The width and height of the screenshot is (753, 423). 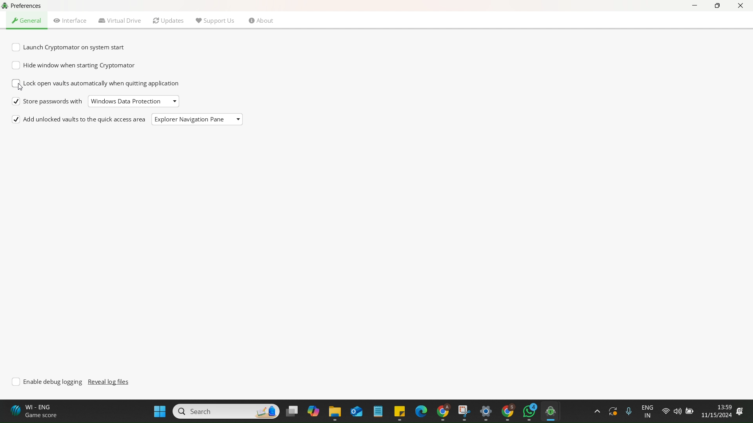 I want to click on Virtual Drive, so click(x=120, y=20).